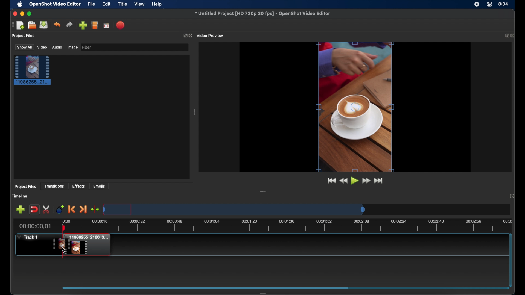 This screenshot has width=525, height=295. What do you see at coordinates (505, 36) in the screenshot?
I see `expand` at bounding box center [505, 36].